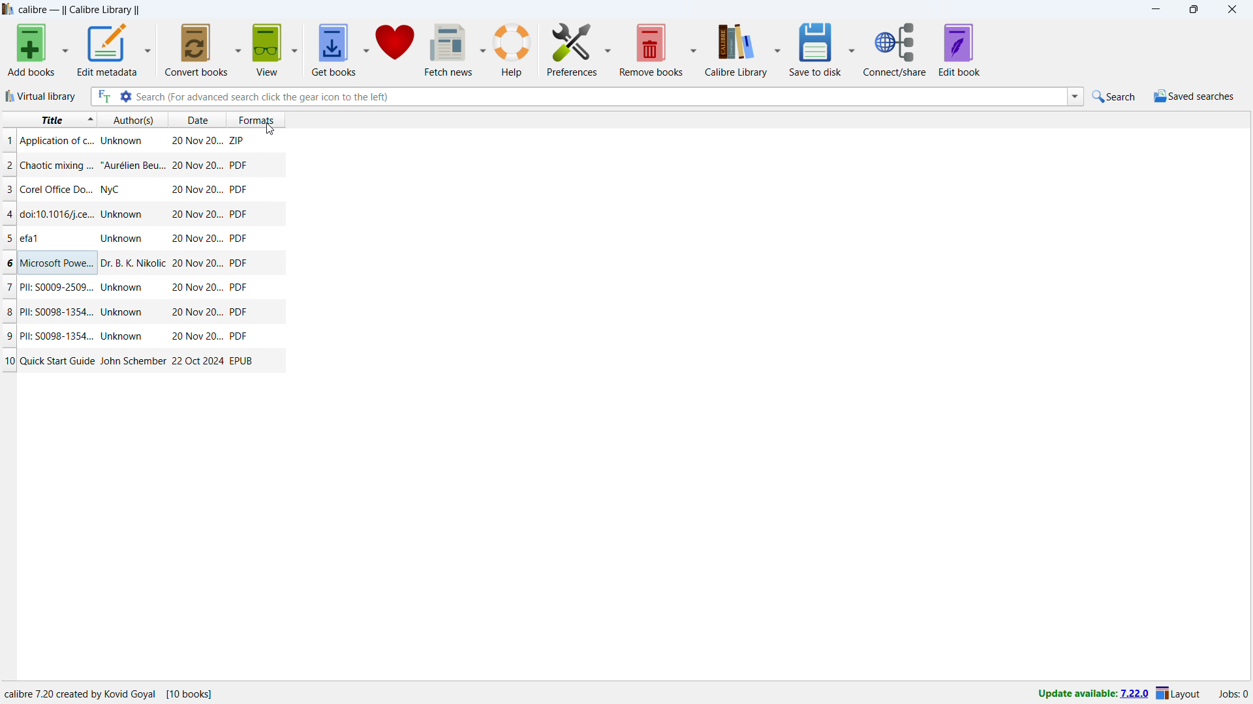 This screenshot has height=704, width=1253. Describe the element at coordinates (608, 50) in the screenshot. I see `preferences options` at that location.